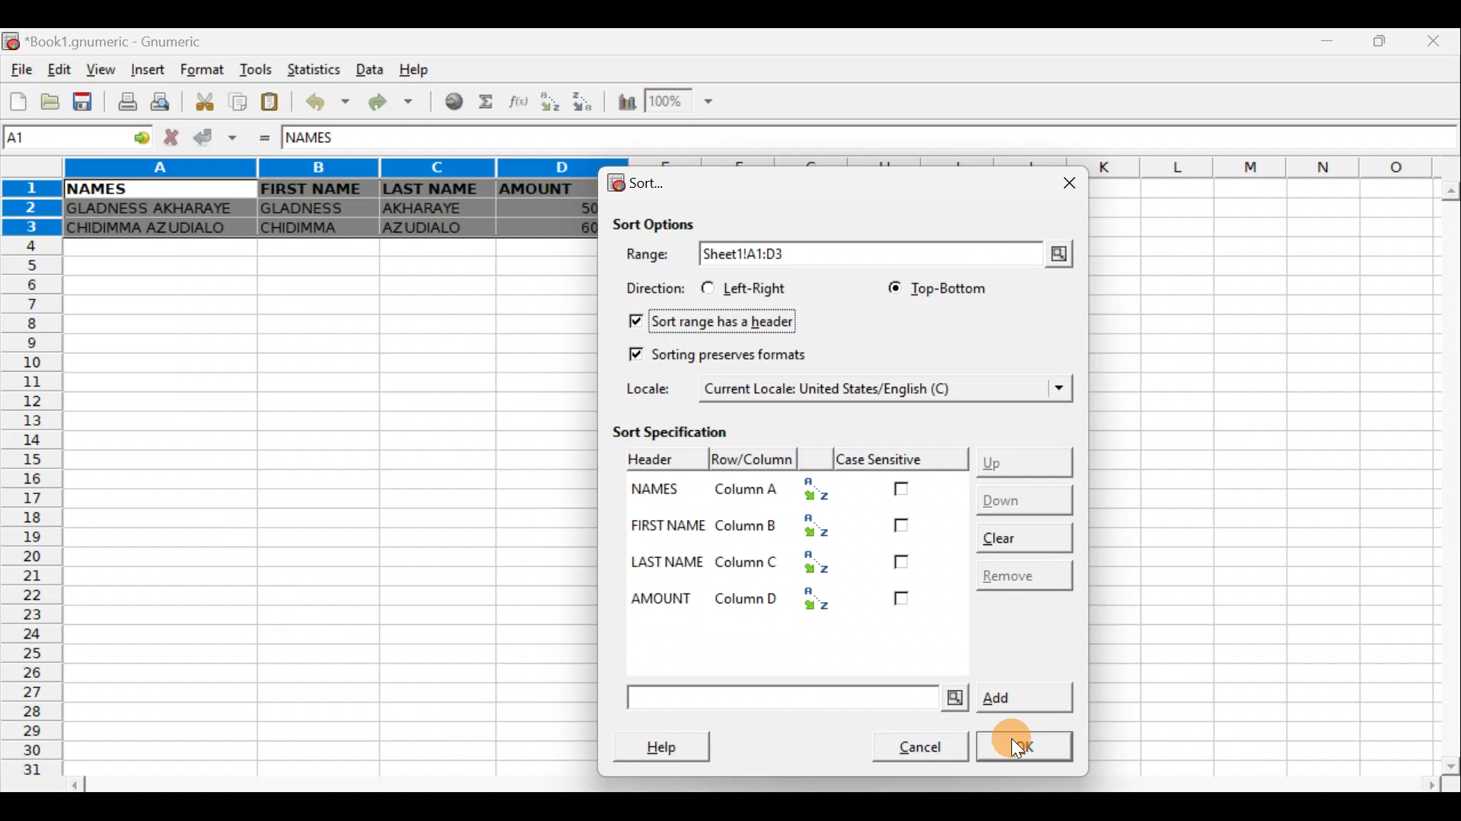 The height and width of the screenshot is (821, 1461). I want to click on Sorting preserves formats, so click(716, 351).